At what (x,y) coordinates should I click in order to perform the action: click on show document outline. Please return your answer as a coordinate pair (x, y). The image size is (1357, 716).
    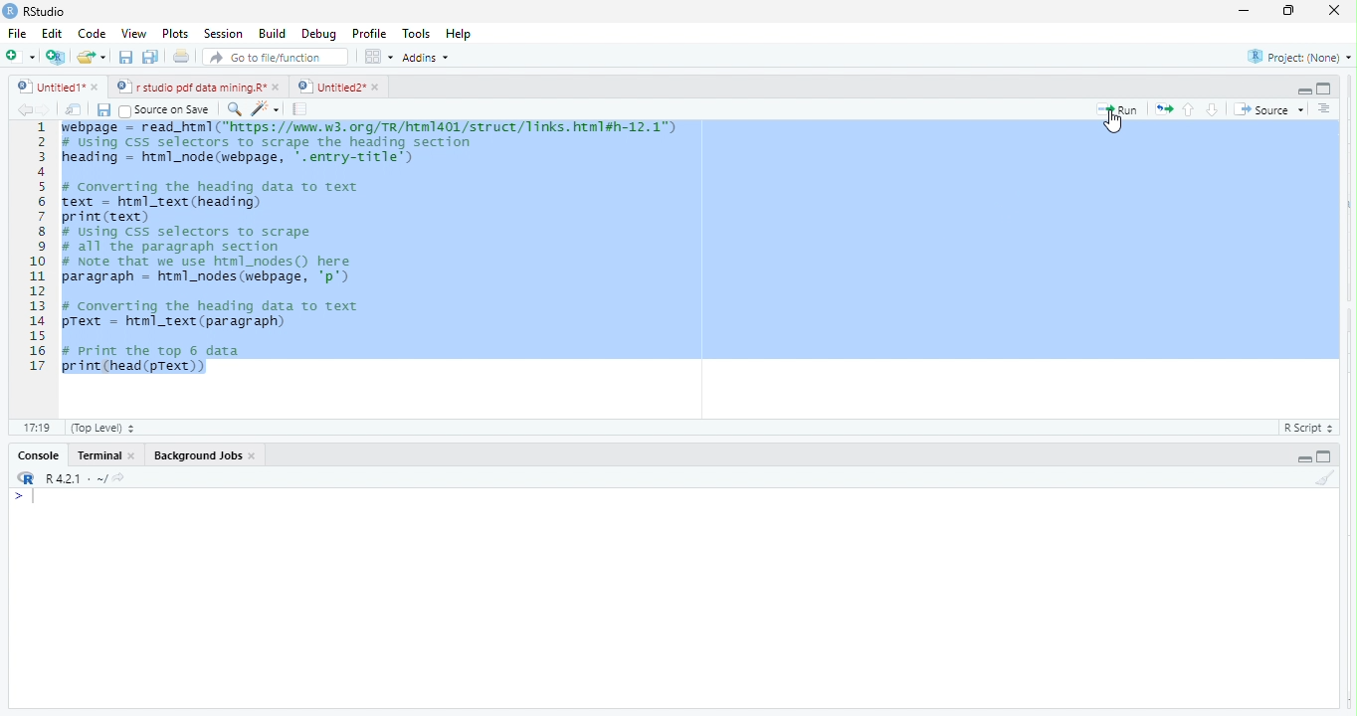
    Looking at the image, I should click on (1325, 108).